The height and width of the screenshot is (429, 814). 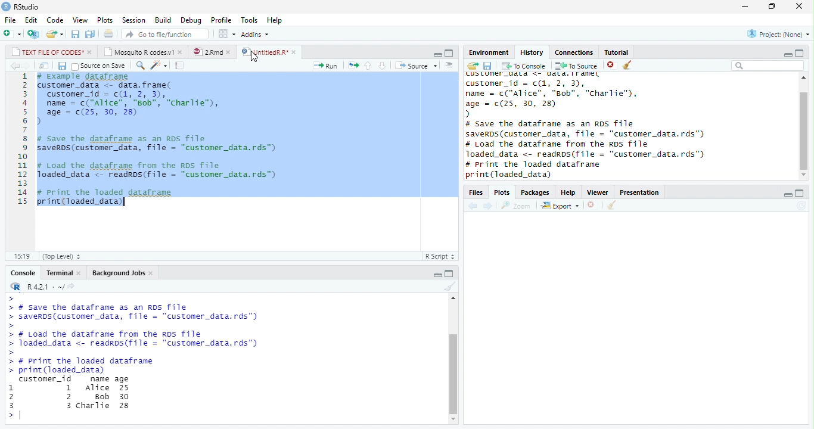 I want to click on Edit, so click(x=31, y=20).